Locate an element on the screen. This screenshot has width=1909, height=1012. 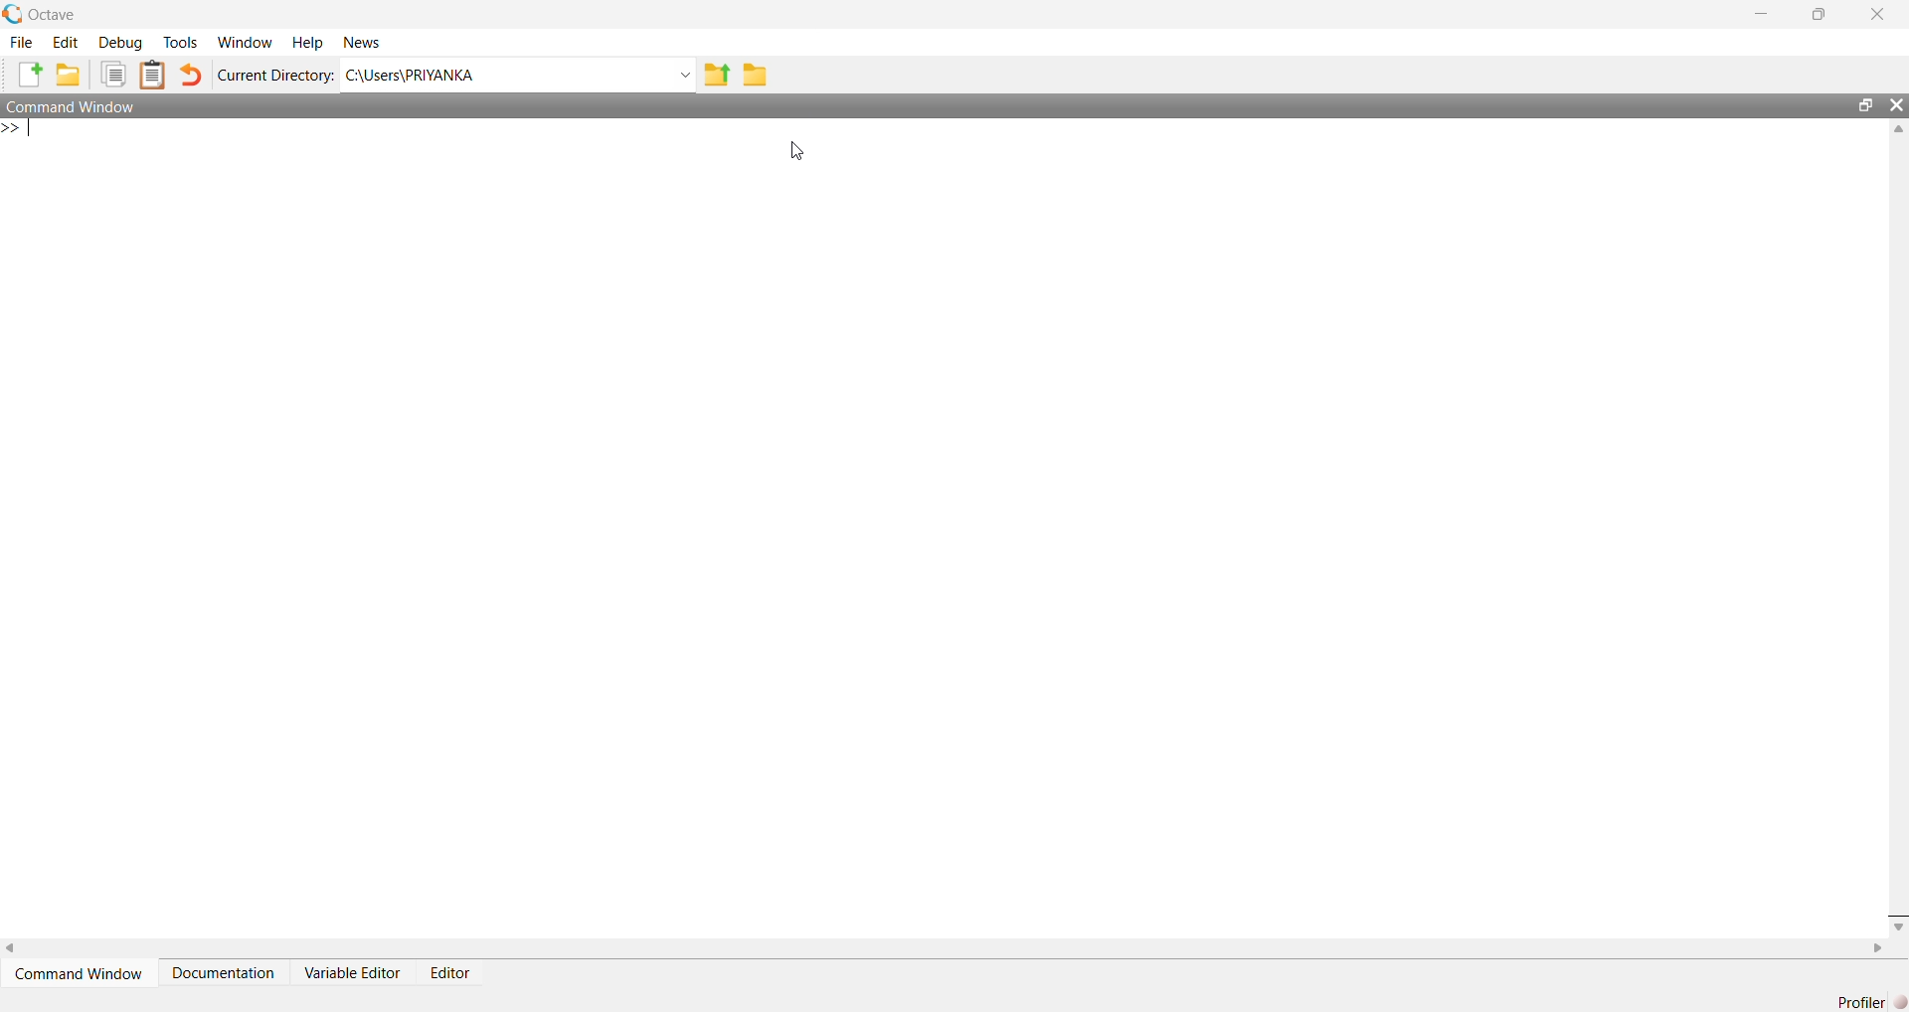
Clipboard is located at coordinates (153, 75).